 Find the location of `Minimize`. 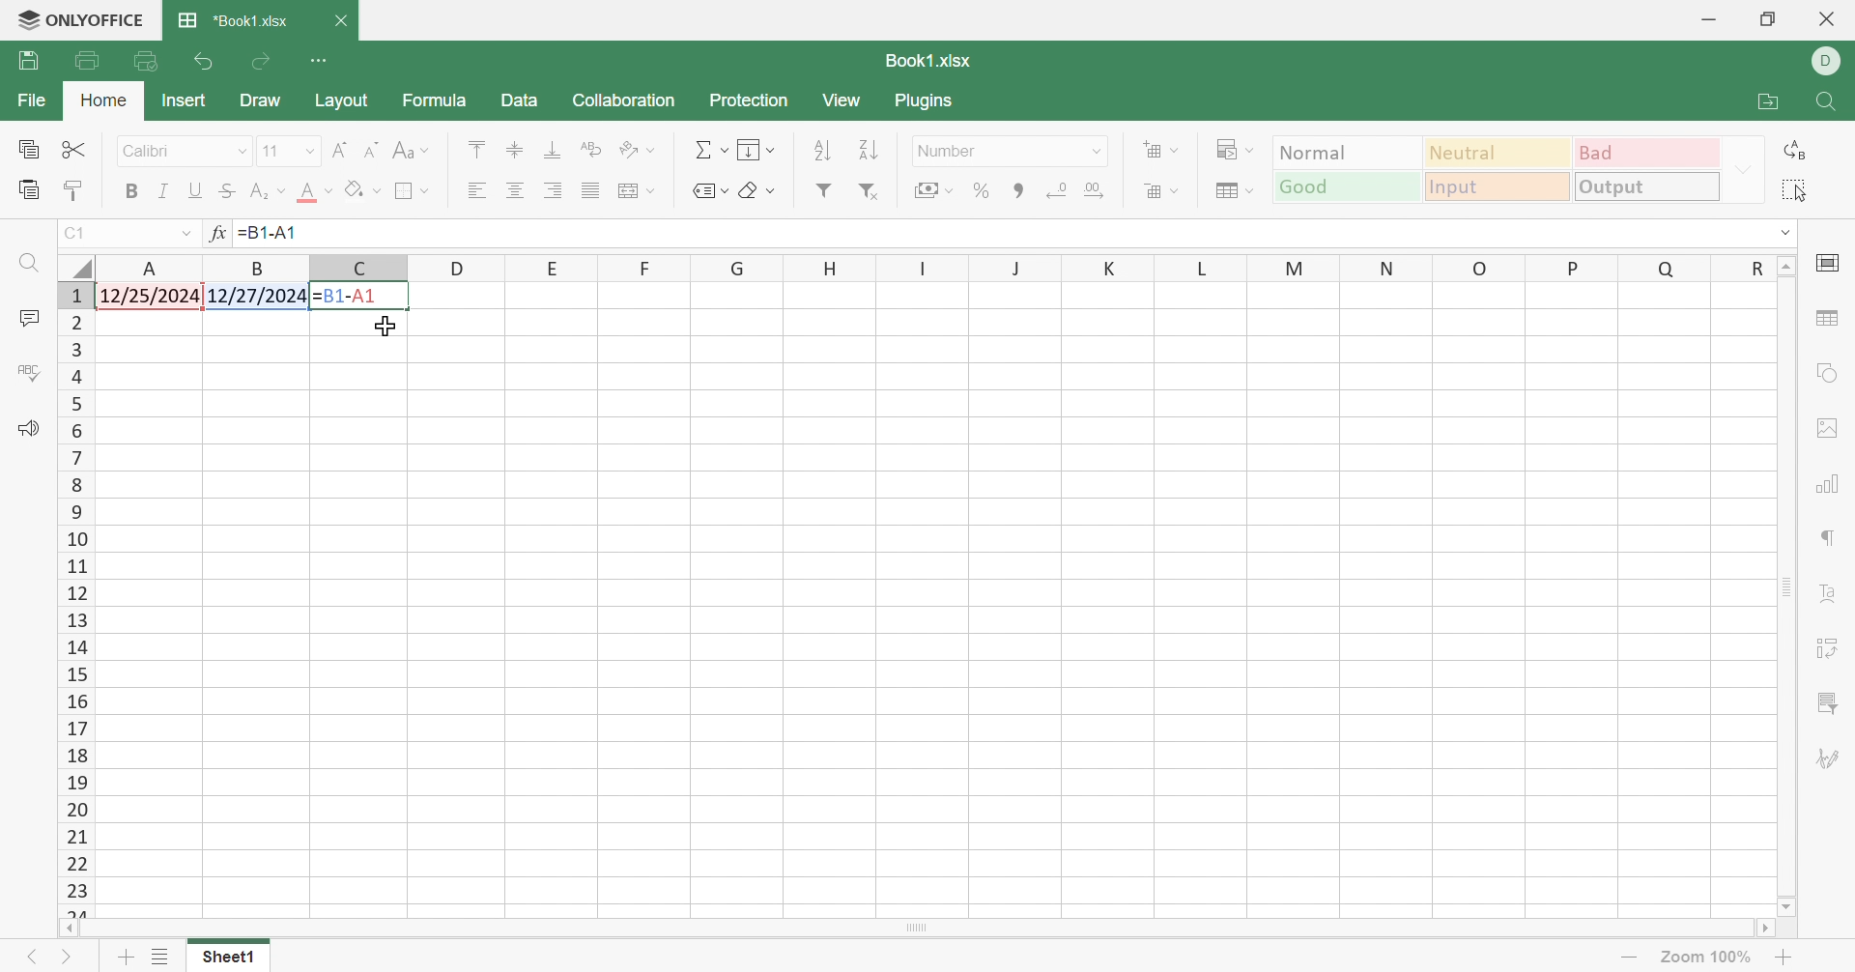

Minimize is located at coordinates (1707, 18).